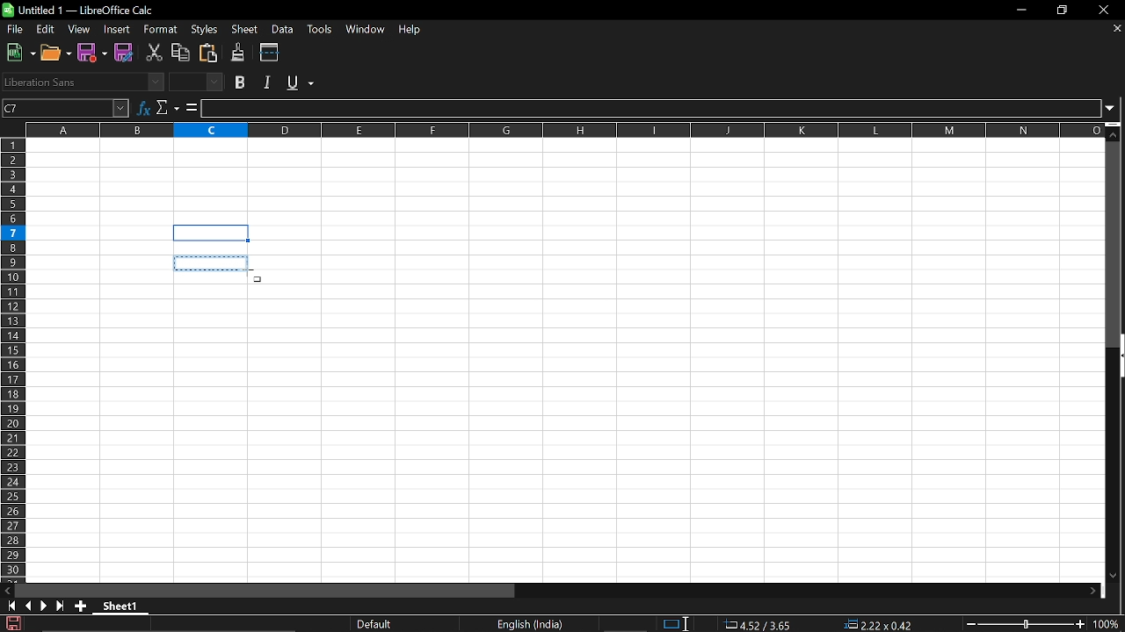  What do you see at coordinates (237, 53) in the screenshot?
I see `Clone formating` at bounding box center [237, 53].